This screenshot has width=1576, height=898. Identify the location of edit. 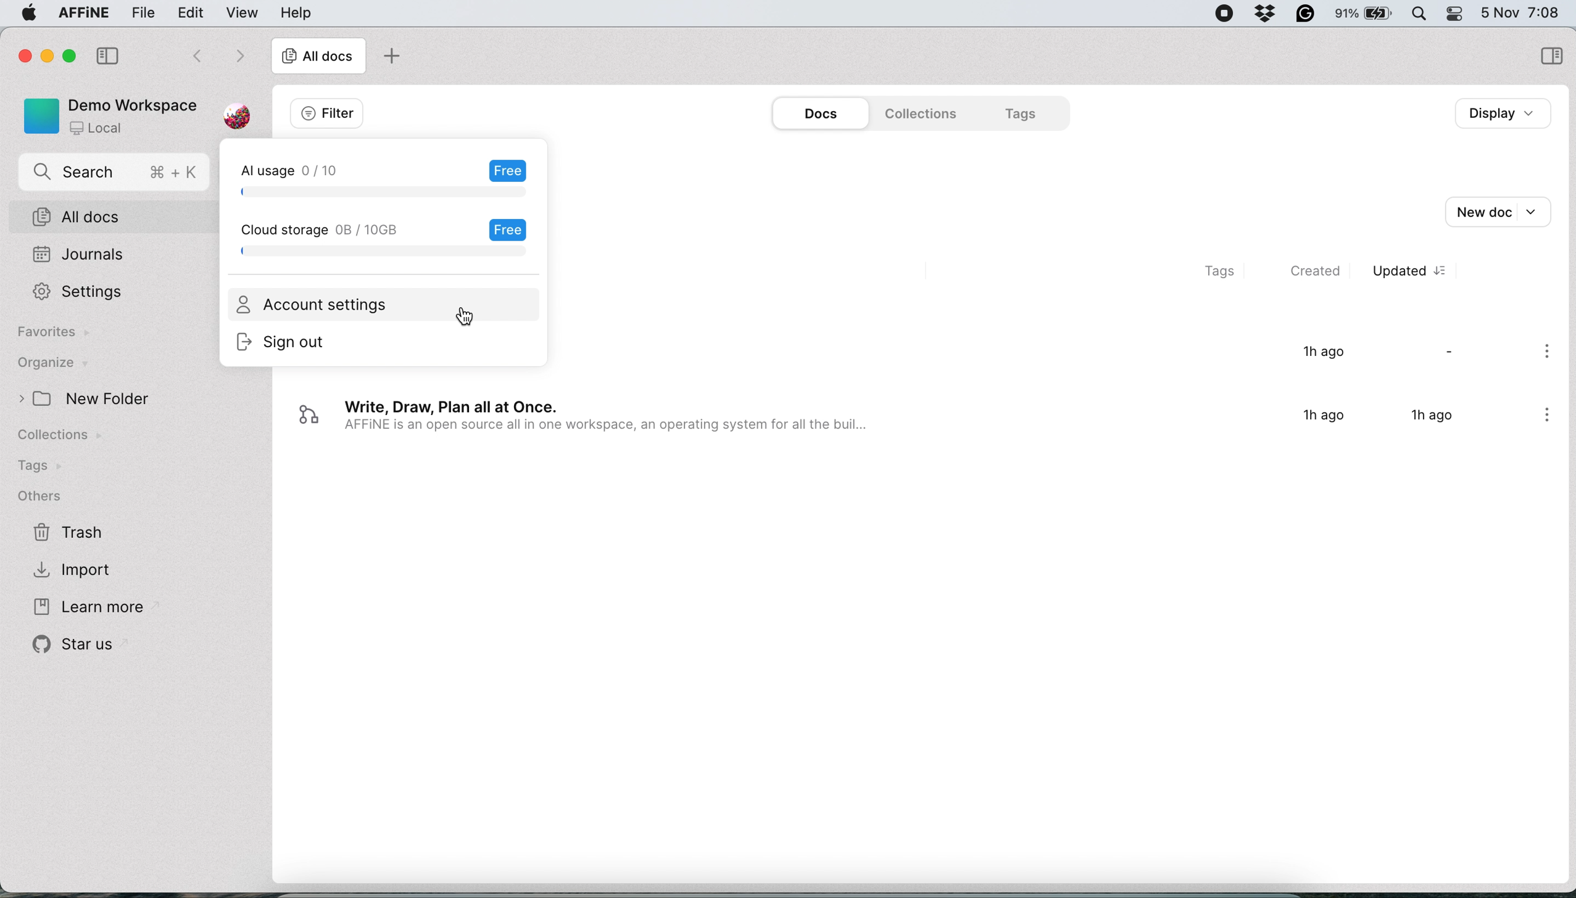
(194, 12).